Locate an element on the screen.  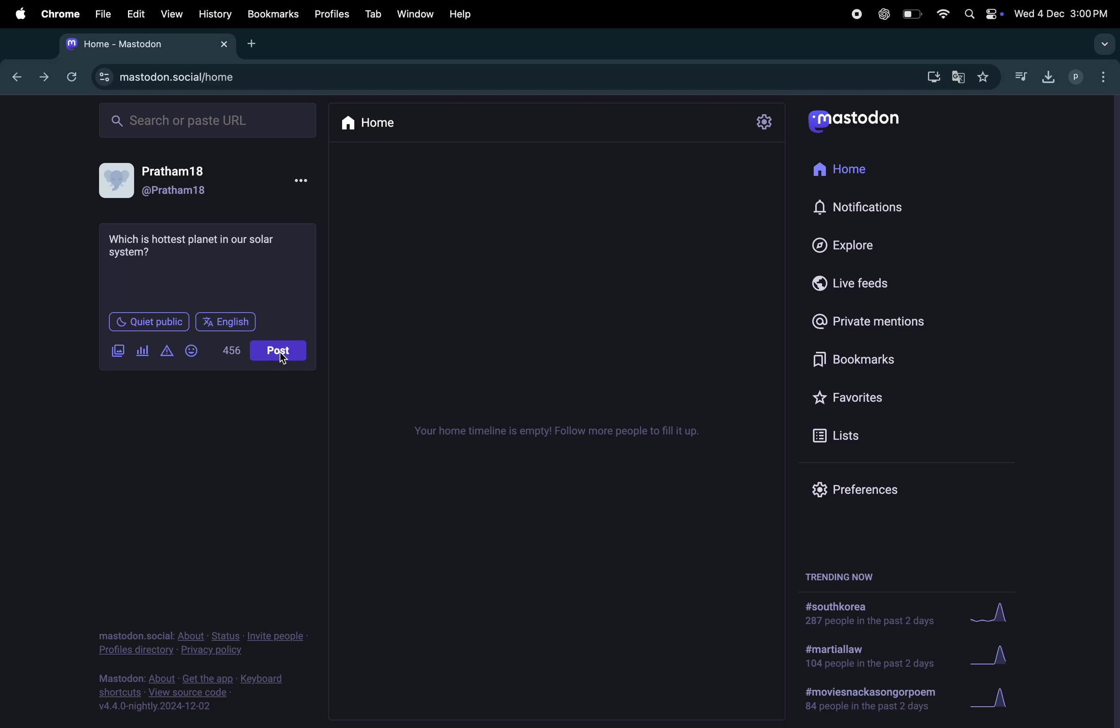
download is located at coordinates (932, 78).